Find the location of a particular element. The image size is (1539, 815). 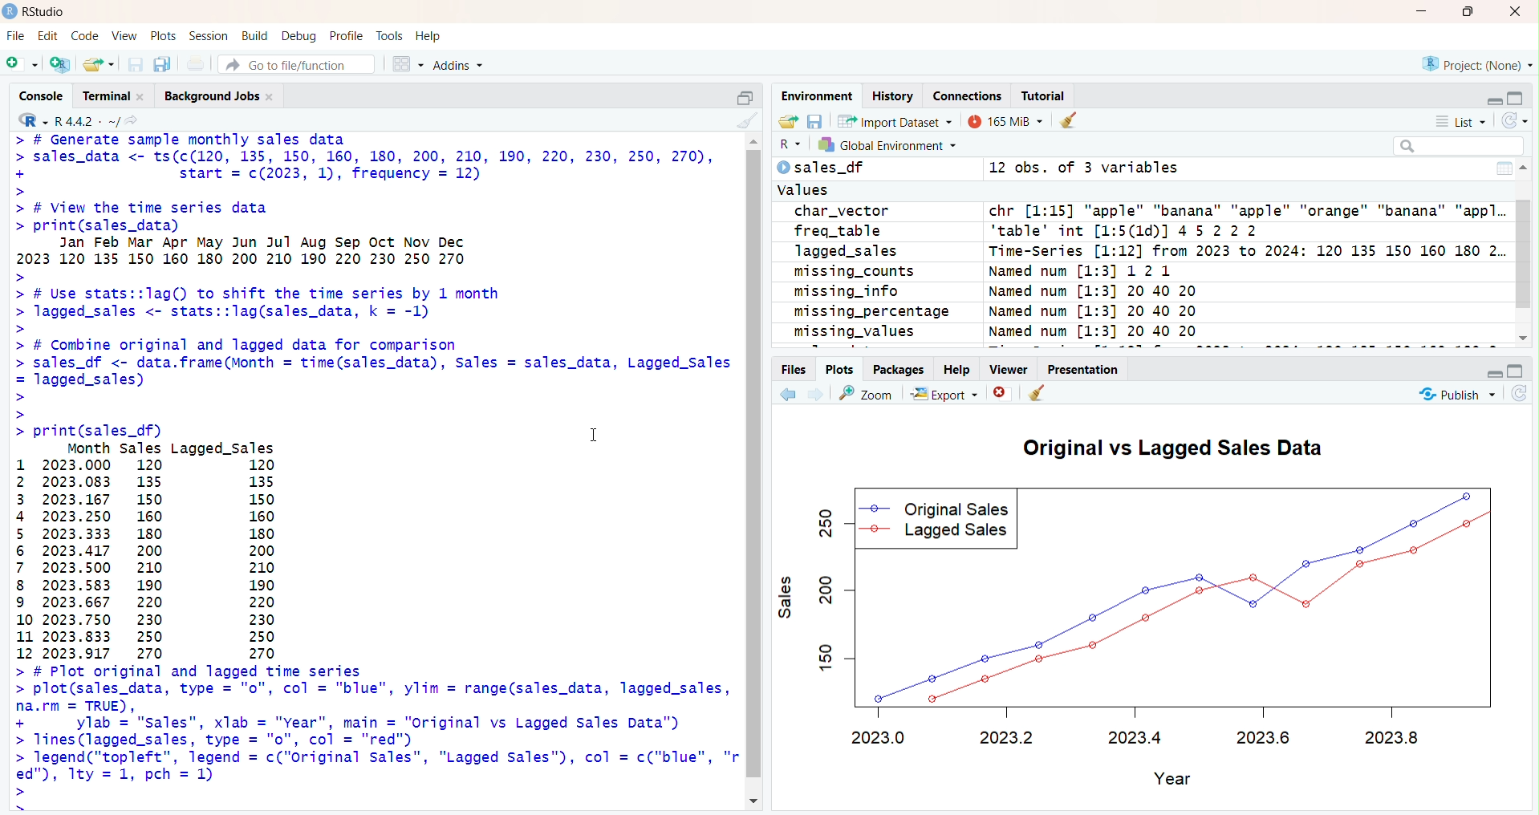

scrollbar is located at coordinates (754, 472).